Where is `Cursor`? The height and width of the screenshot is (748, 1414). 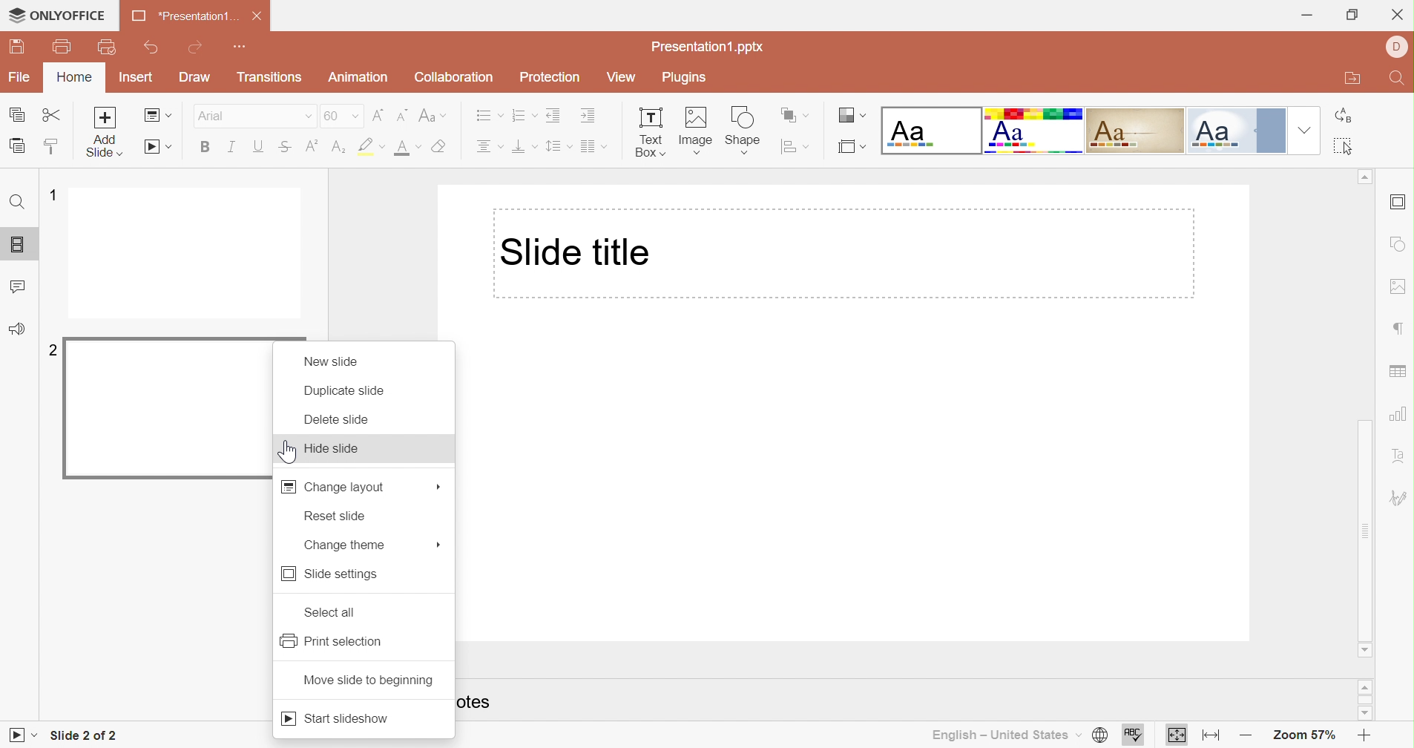 Cursor is located at coordinates (286, 453).